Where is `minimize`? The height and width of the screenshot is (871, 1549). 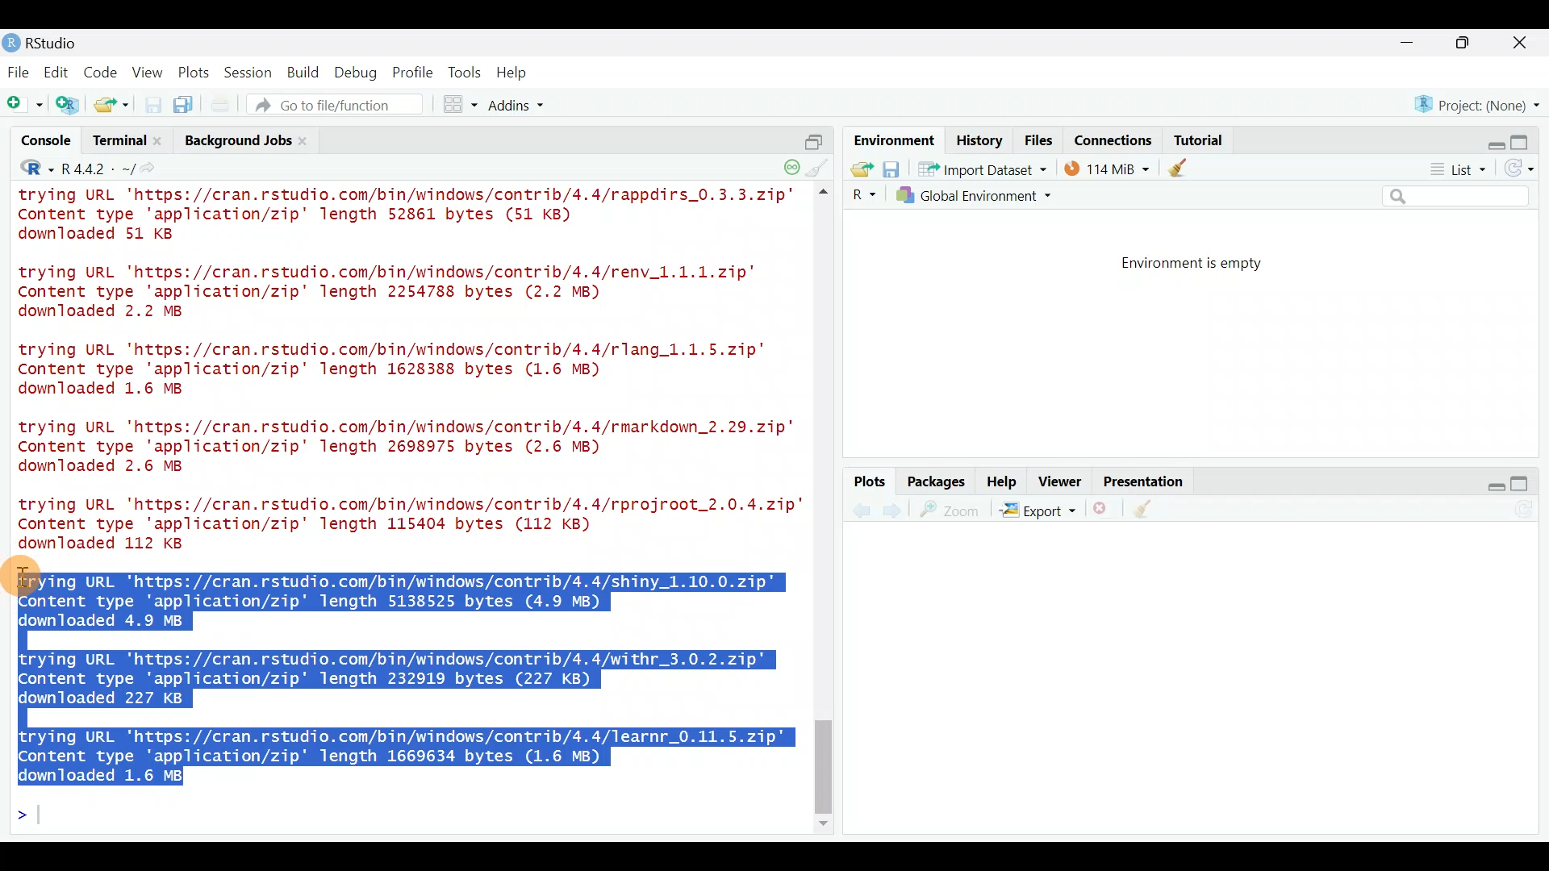
minimize is located at coordinates (1415, 44).